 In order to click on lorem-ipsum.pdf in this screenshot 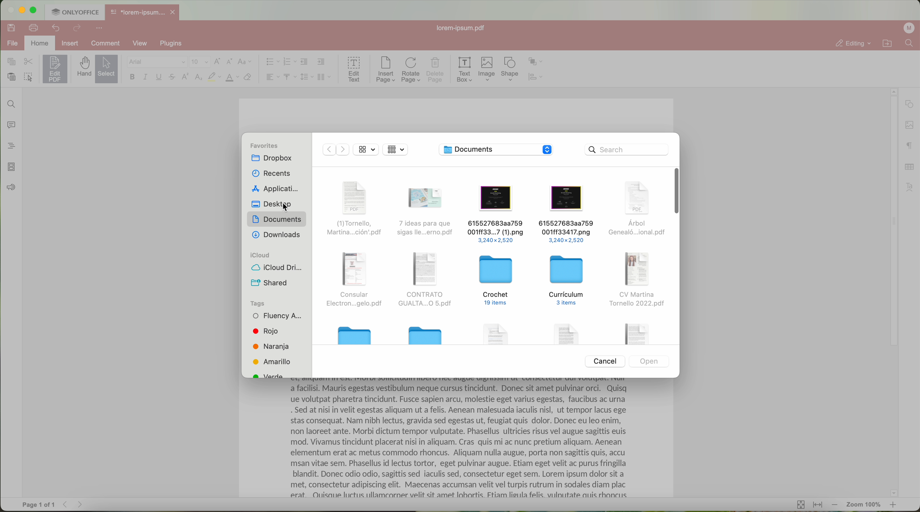, I will do `click(463, 27)`.